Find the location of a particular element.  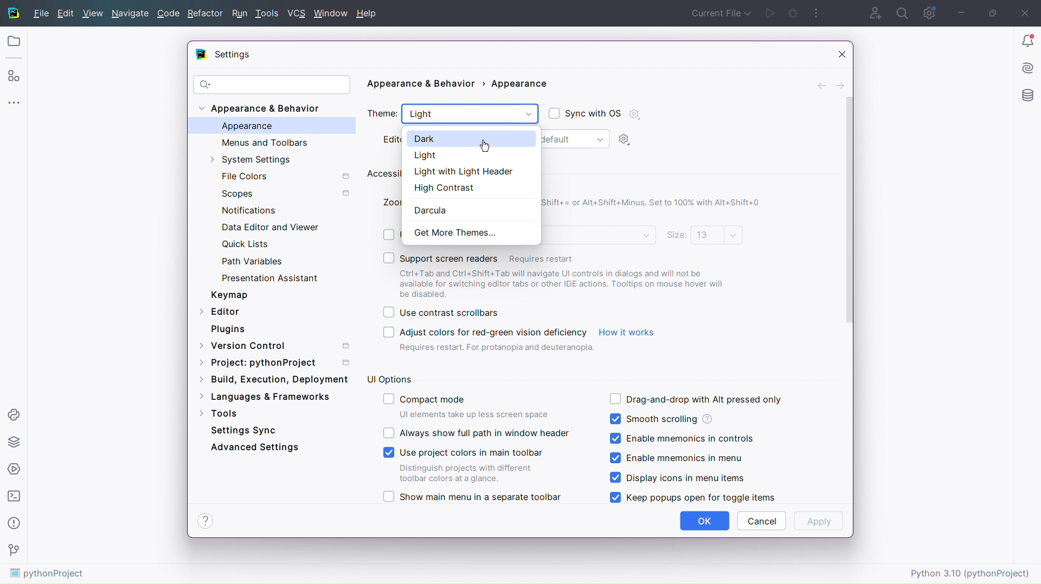

File Colors is located at coordinates (284, 176).